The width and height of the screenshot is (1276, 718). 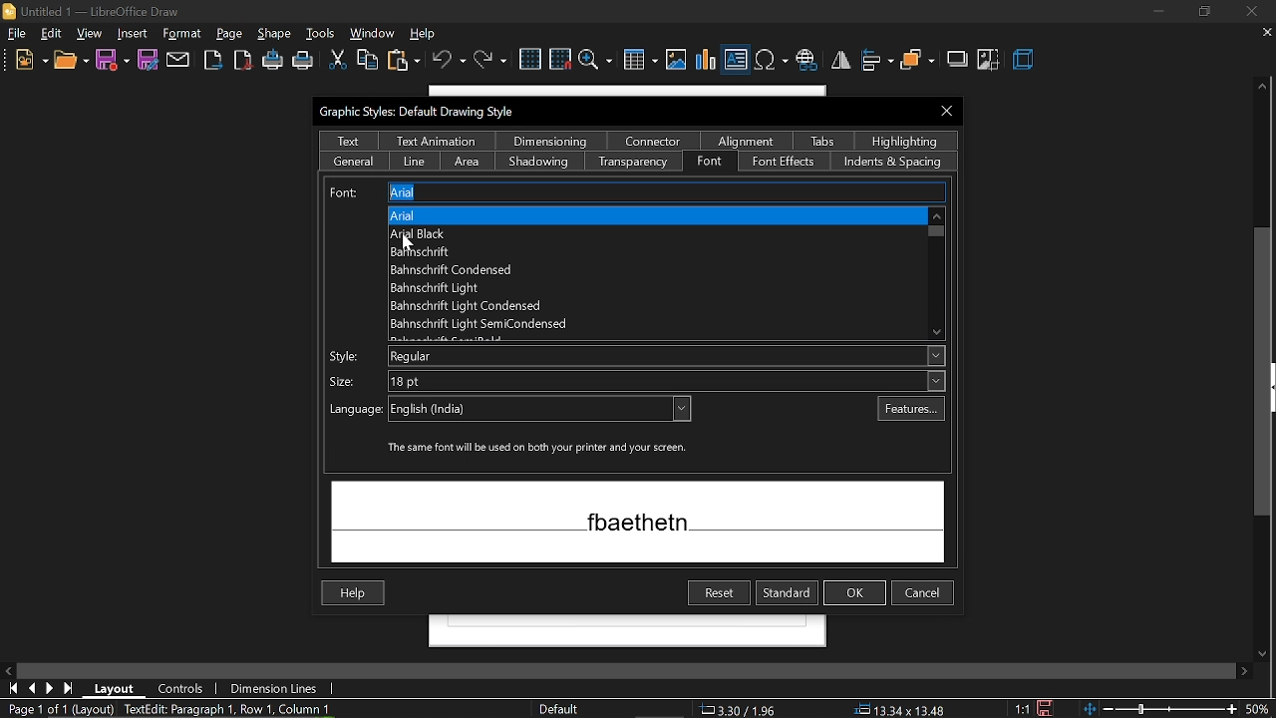 What do you see at coordinates (638, 521) in the screenshot?
I see `preview` at bounding box center [638, 521].